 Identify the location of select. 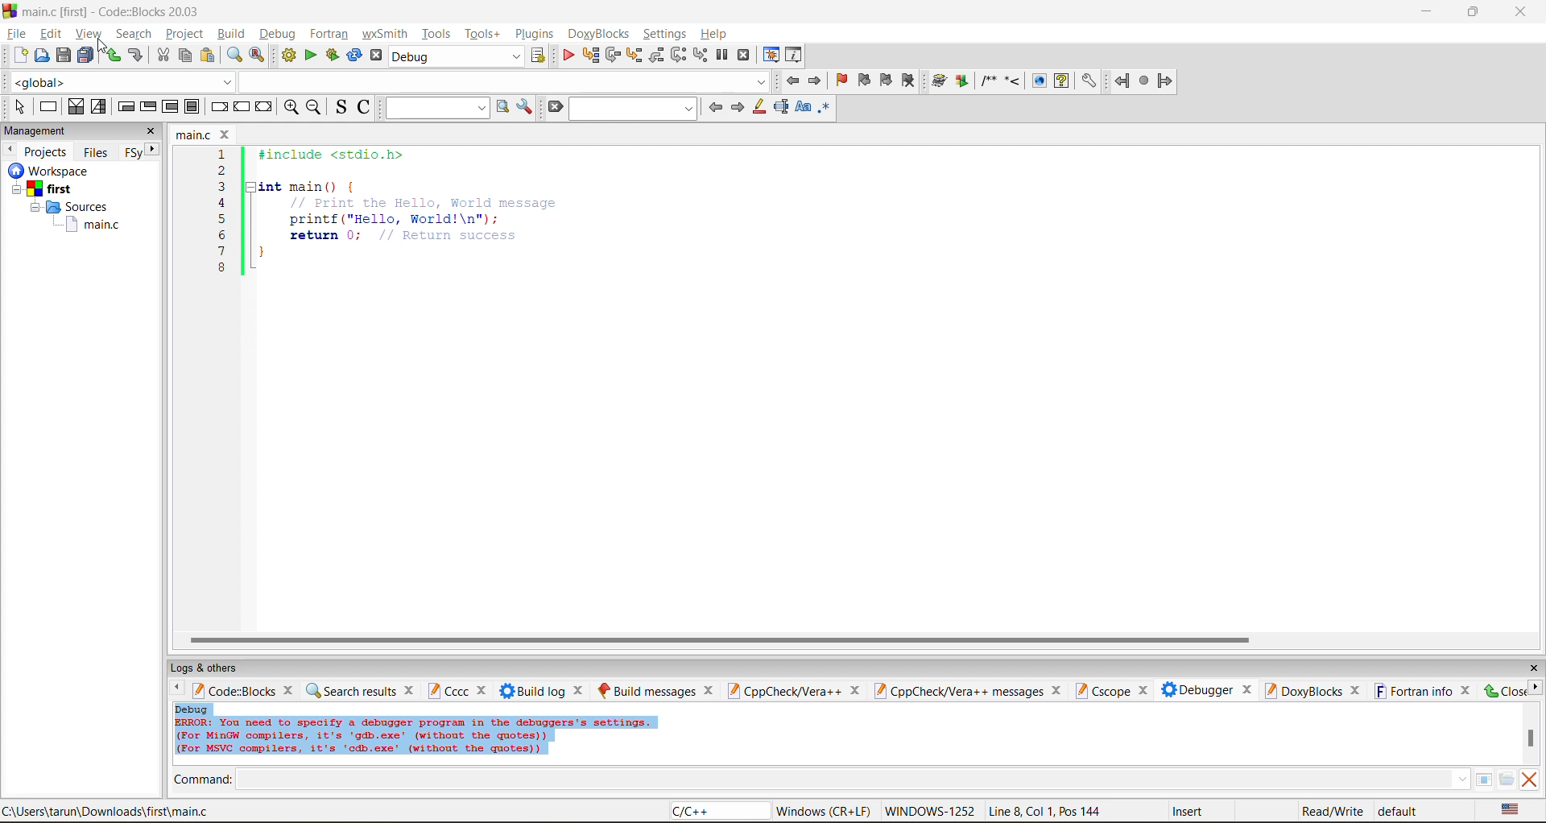
(14, 106).